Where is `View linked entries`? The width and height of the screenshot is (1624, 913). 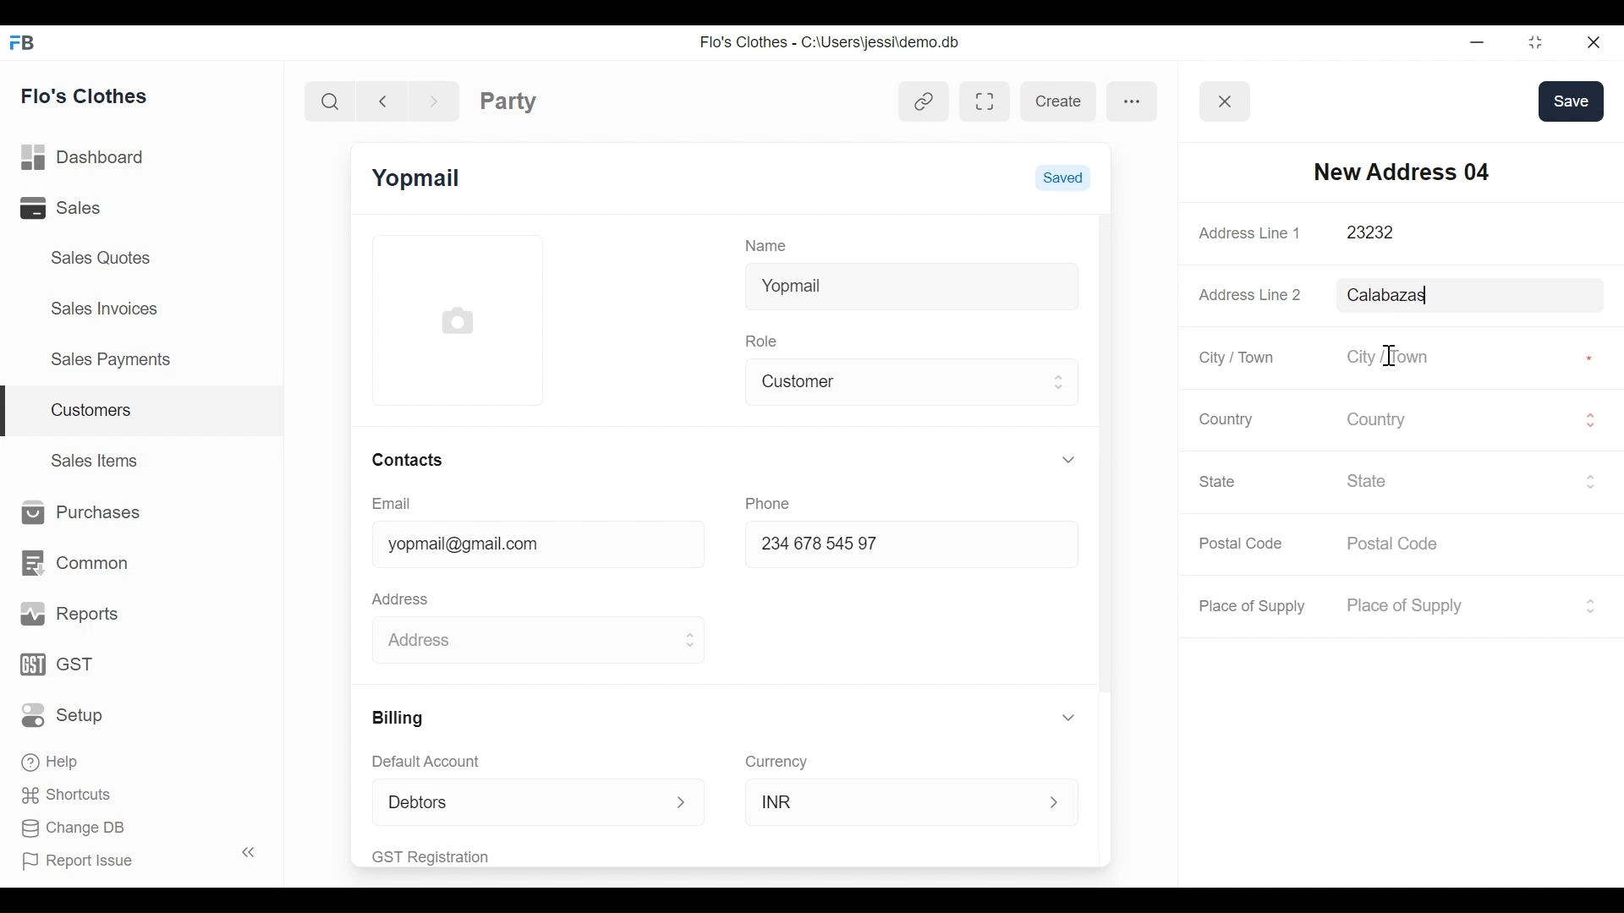 View linked entries is located at coordinates (924, 104).